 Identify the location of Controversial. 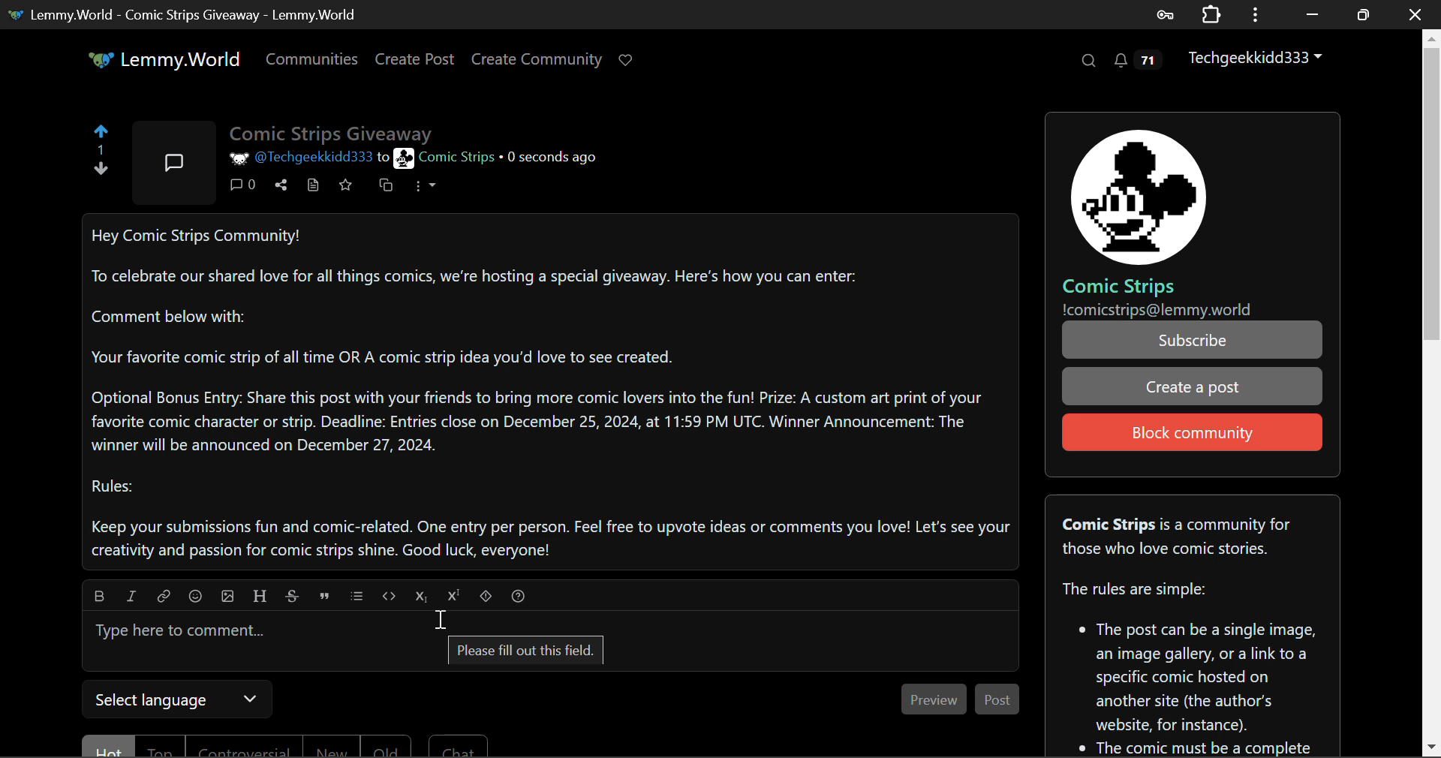
(240, 745).